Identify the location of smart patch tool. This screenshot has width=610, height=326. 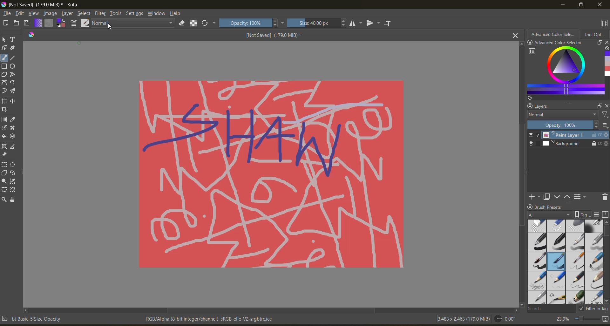
(13, 128).